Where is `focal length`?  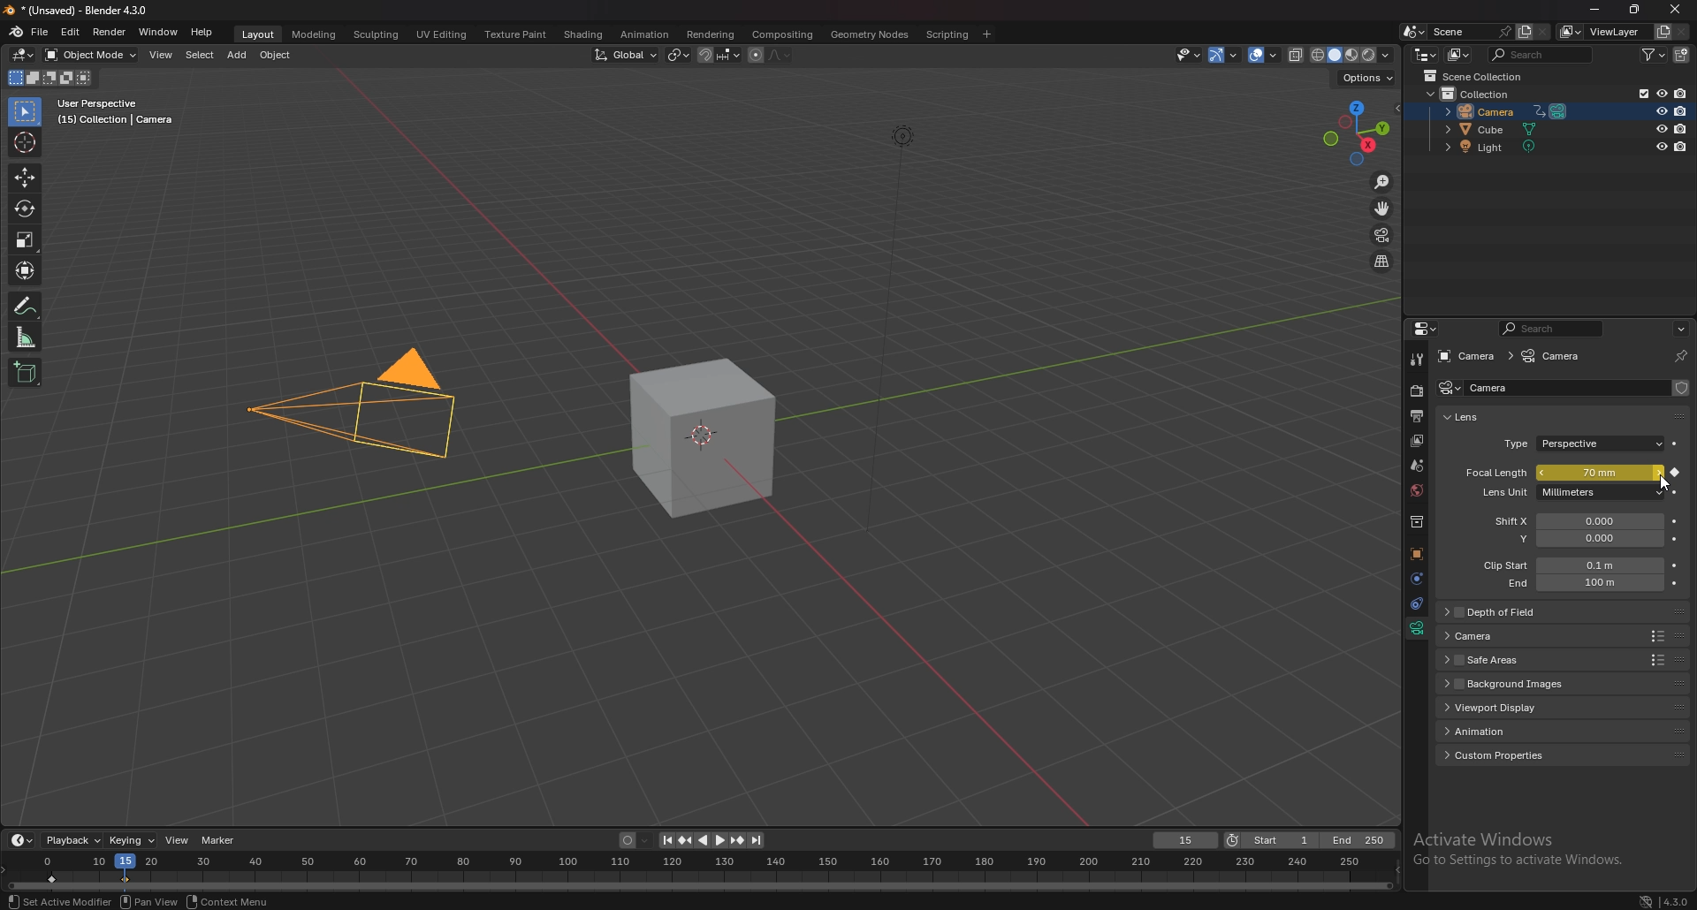 focal length is located at coordinates (1559, 473).